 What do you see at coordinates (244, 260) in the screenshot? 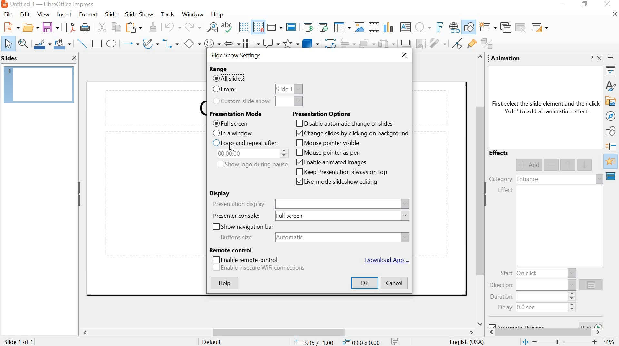
I see `enable remote control` at bounding box center [244, 260].